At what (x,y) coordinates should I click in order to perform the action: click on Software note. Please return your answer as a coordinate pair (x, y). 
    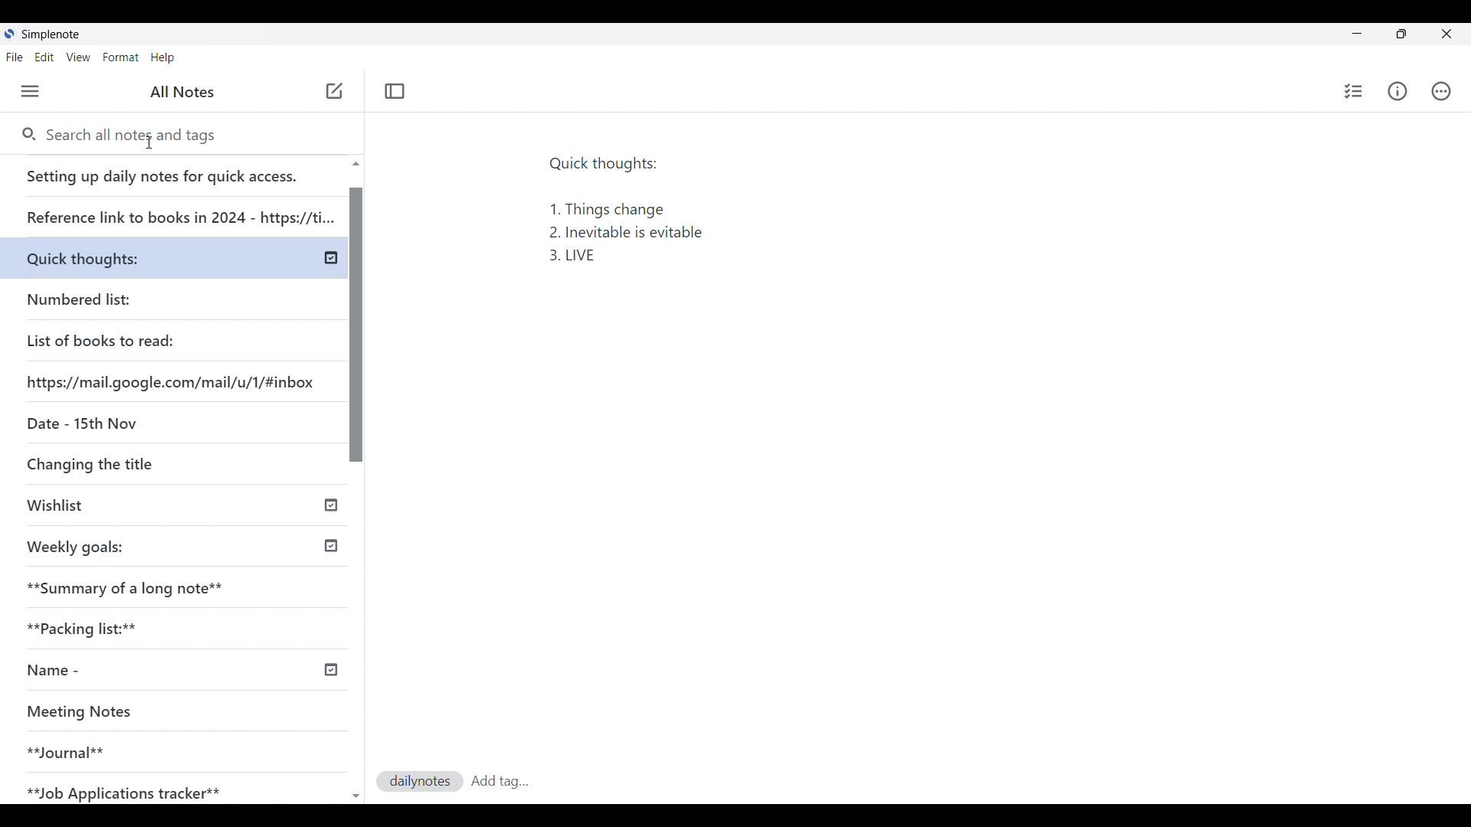
    Looking at the image, I should click on (55, 34).